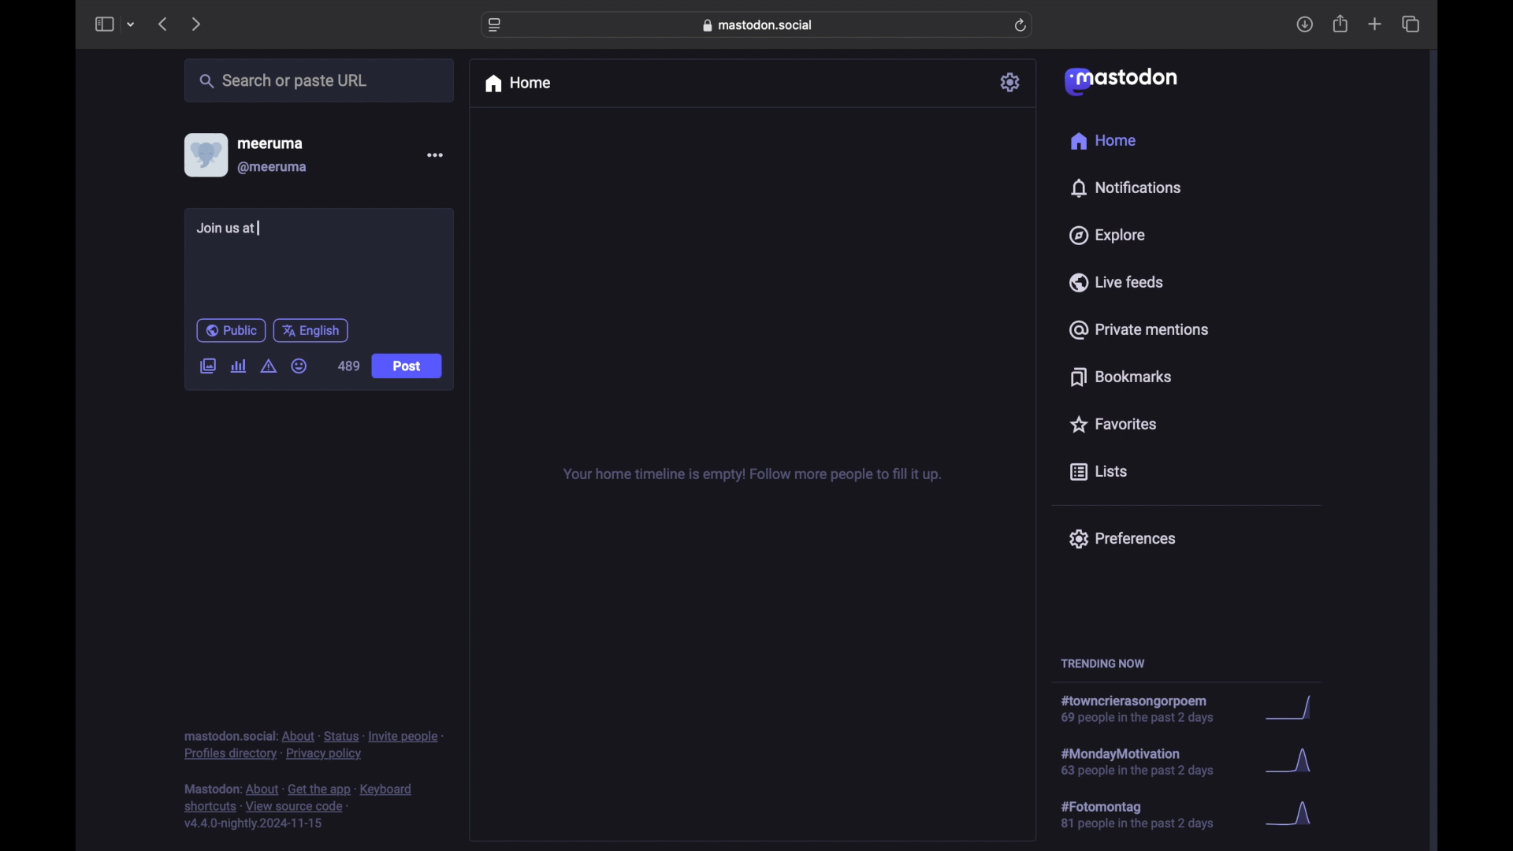  I want to click on private mentions, so click(1139, 329).